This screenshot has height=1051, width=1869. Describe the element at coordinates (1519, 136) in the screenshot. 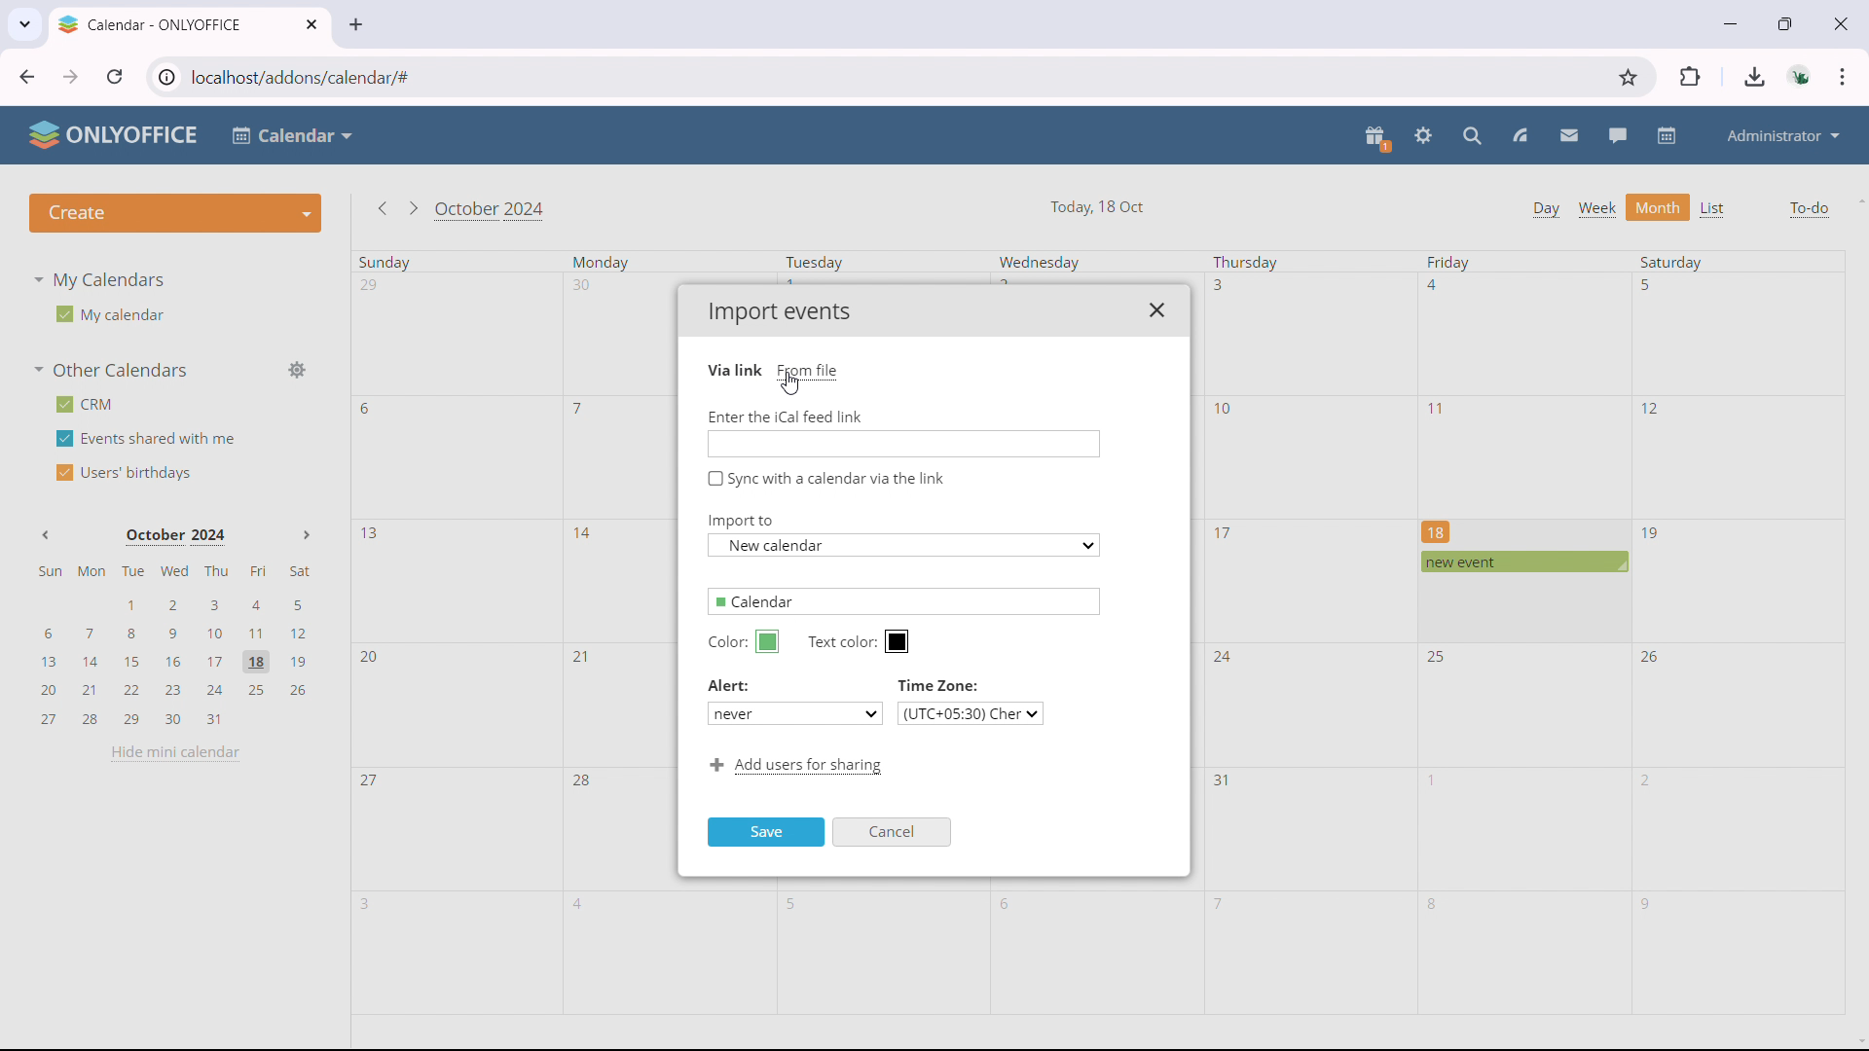

I see `feed` at that location.